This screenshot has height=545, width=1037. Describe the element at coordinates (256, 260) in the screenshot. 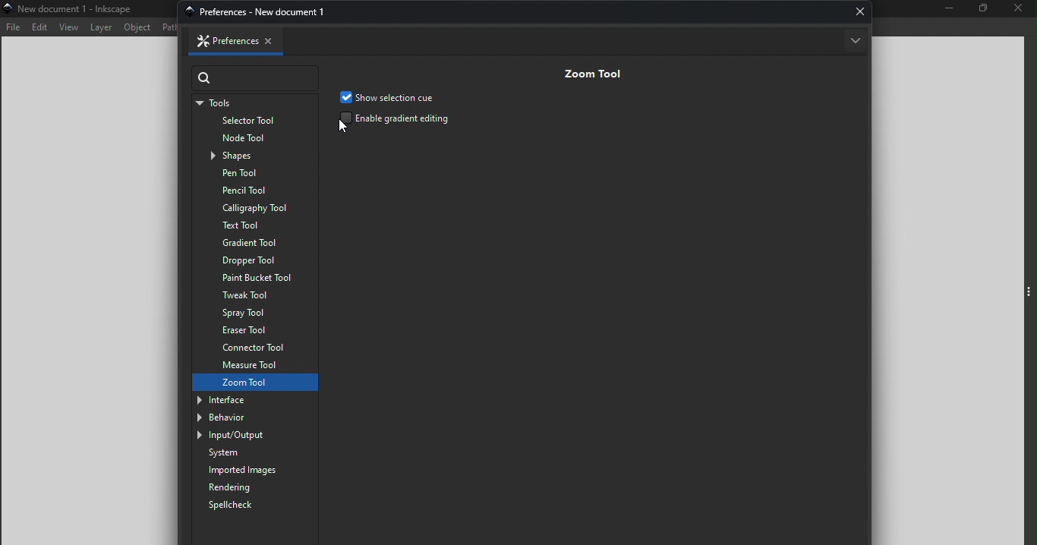

I see `Dropper tool` at that location.